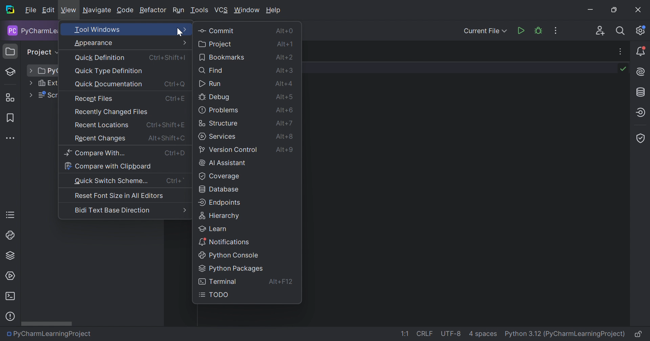 The image size is (650, 341). I want to click on Alt+4, so click(283, 84).